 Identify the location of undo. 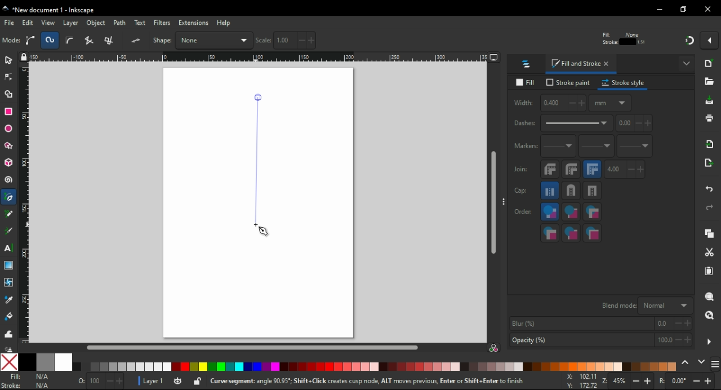
(710, 187).